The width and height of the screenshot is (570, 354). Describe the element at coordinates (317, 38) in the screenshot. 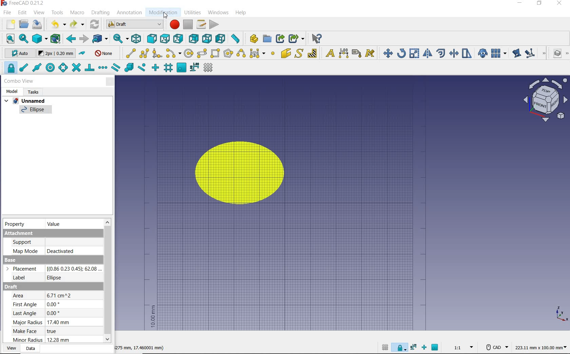

I see `what's this` at that location.